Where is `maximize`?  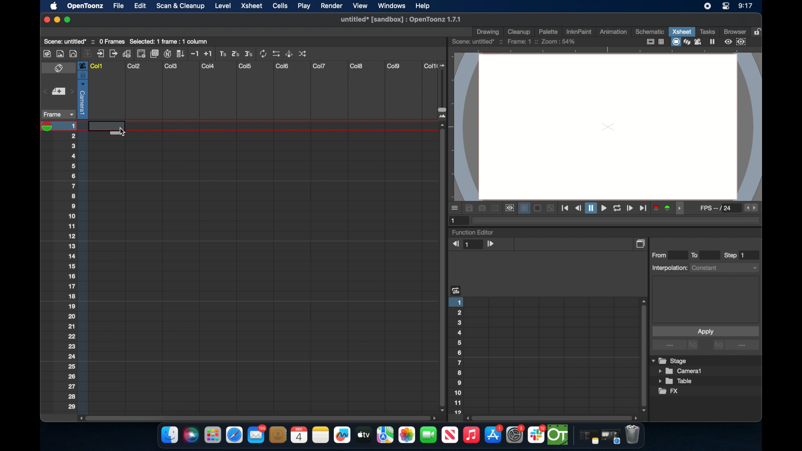 maximize is located at coordinates (68, 20).